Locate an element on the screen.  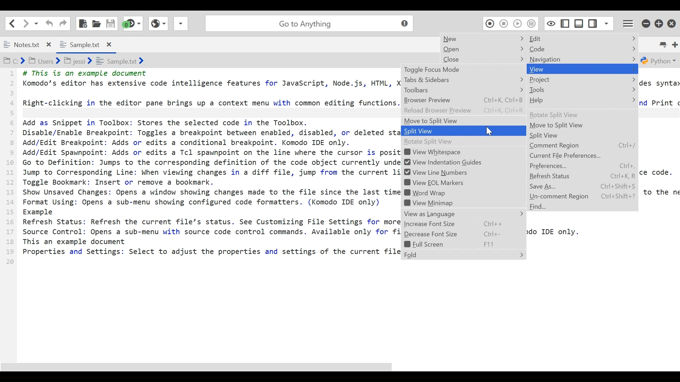
List all tabs is located at coordinates (662, 43).